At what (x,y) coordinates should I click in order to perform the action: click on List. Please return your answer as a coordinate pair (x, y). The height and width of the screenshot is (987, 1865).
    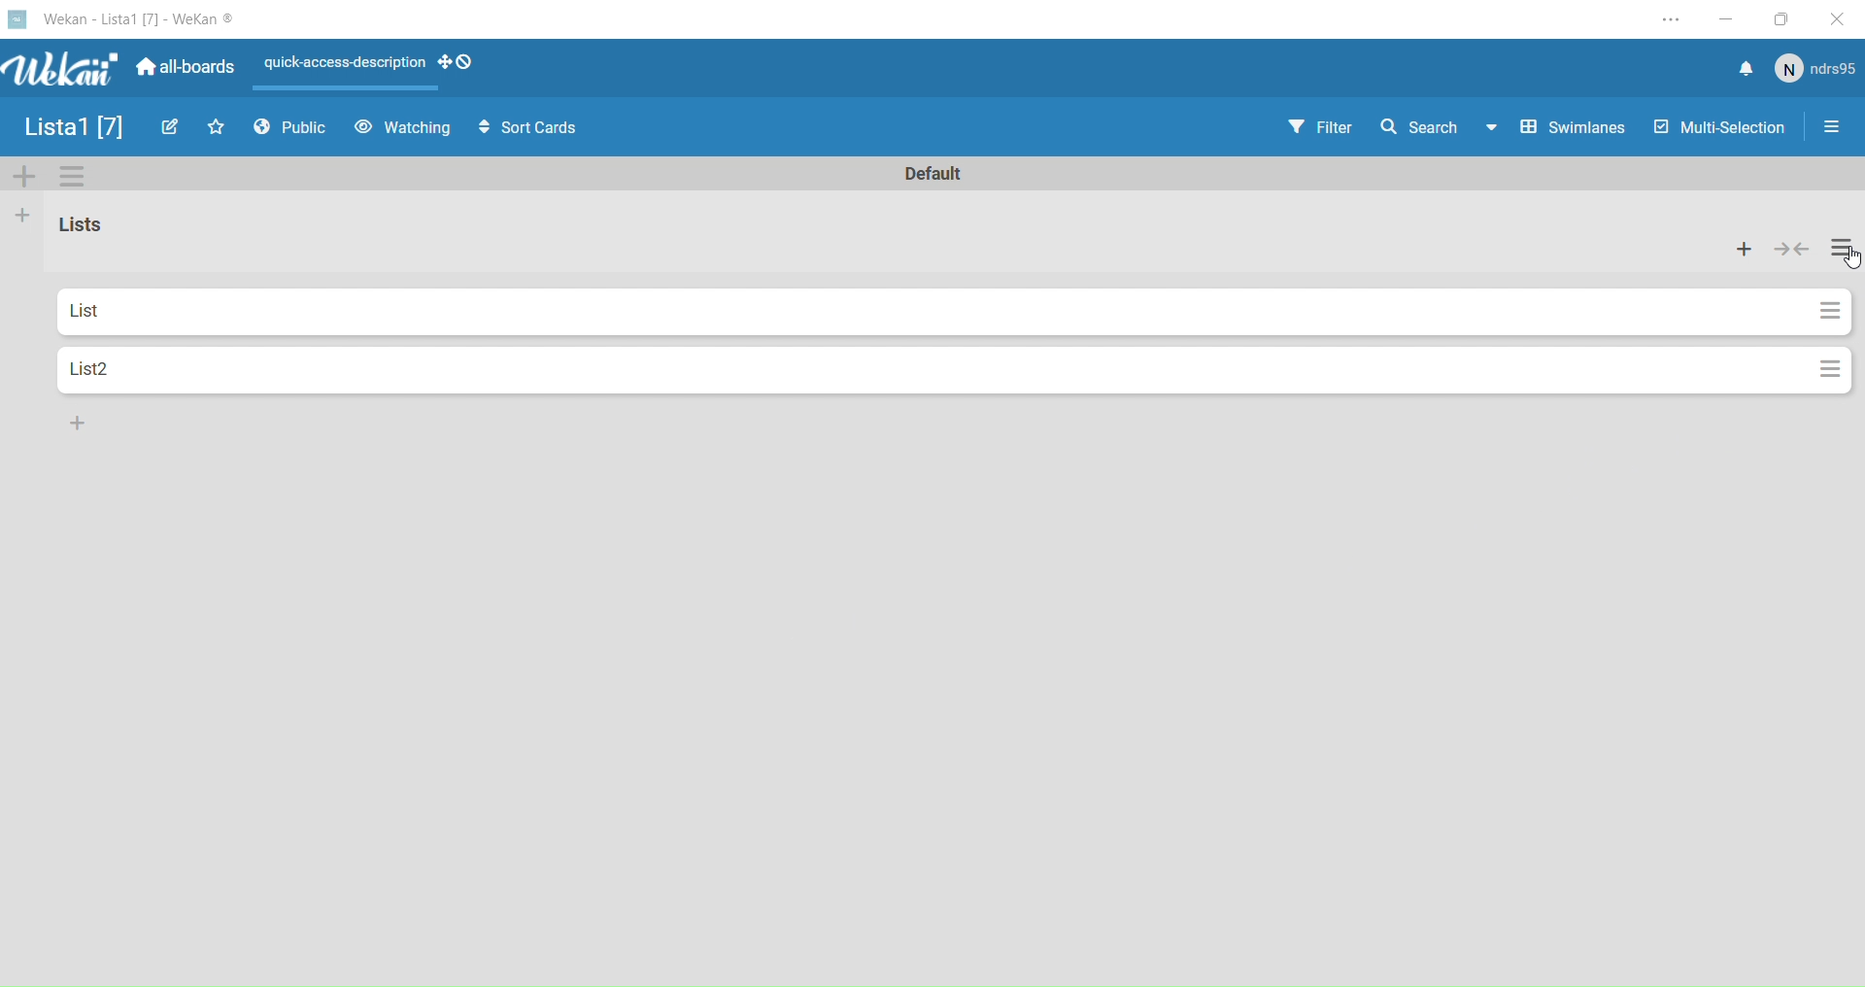
    Looking at the image, I should click on (71, 126).